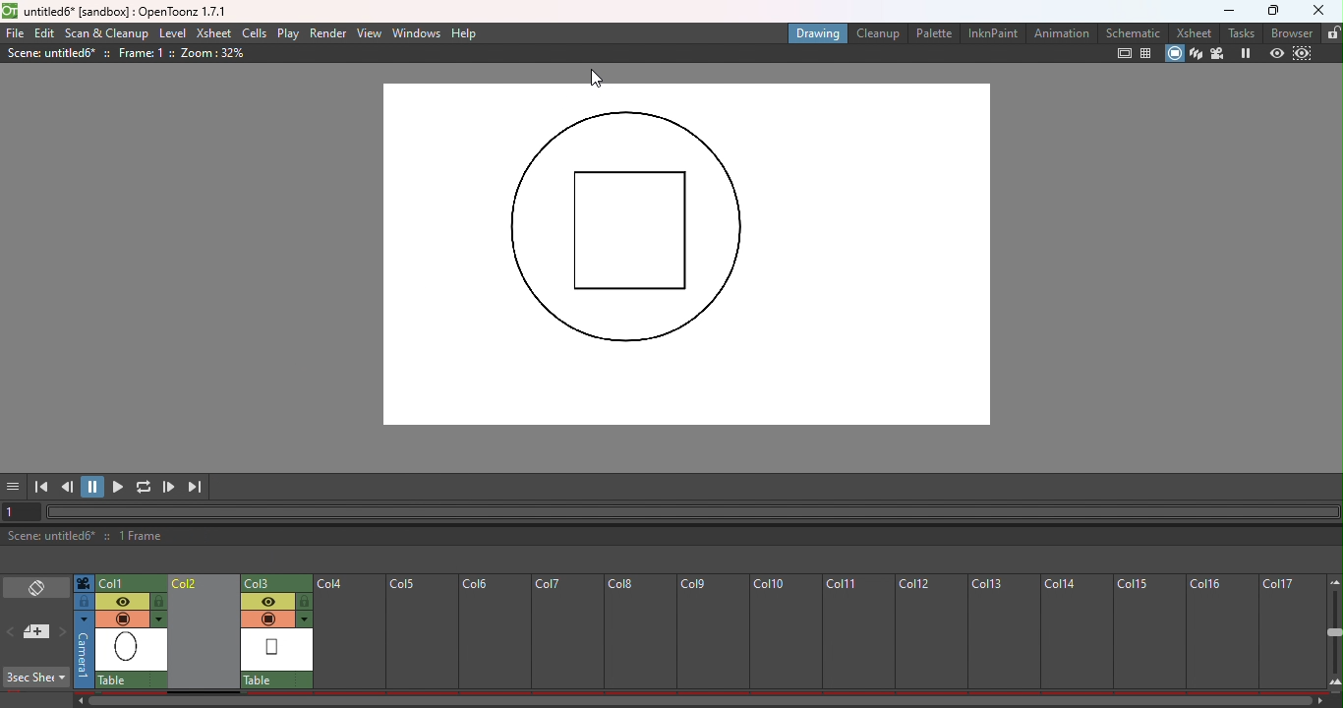 Image resolution: width=1343 pixels, height=708 pixels. What do you see at coordinates (1173, 53) in the screenshot?
I see `Camera stand view` at bounding box center [1173, 53].